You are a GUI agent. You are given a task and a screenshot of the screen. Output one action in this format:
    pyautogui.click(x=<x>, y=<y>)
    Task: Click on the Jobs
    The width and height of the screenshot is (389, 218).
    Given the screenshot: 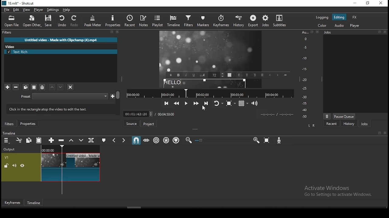 What is the action you would take?
    pyautogui.click(x=328, y=32)
    